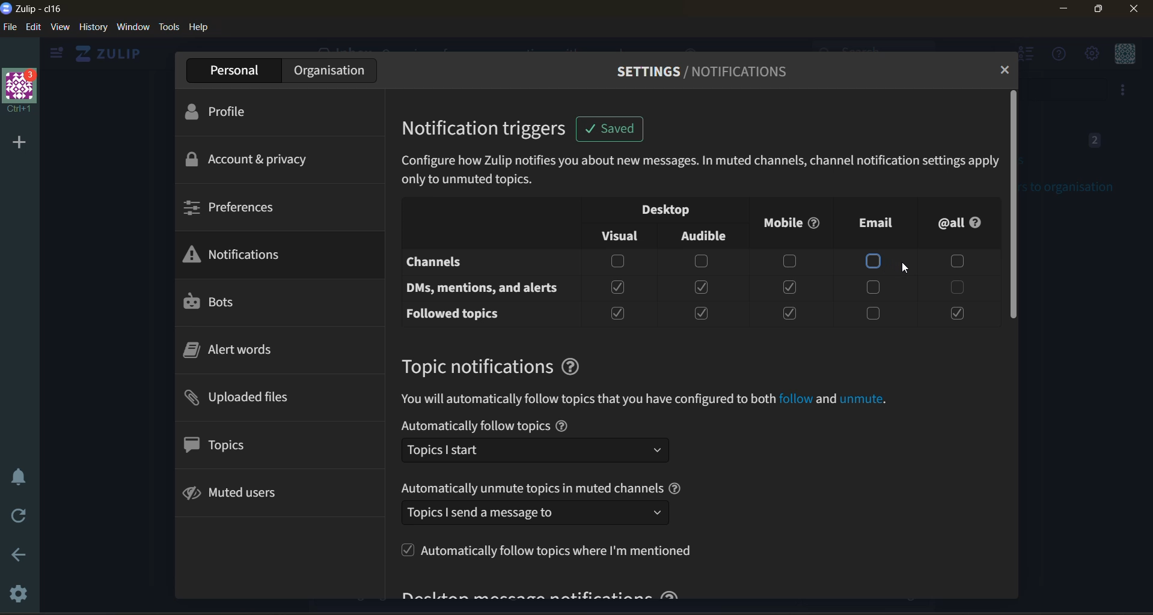 This screenshot has width=1153, height=615. I want to click on notifications triggers, so click(488, 128).